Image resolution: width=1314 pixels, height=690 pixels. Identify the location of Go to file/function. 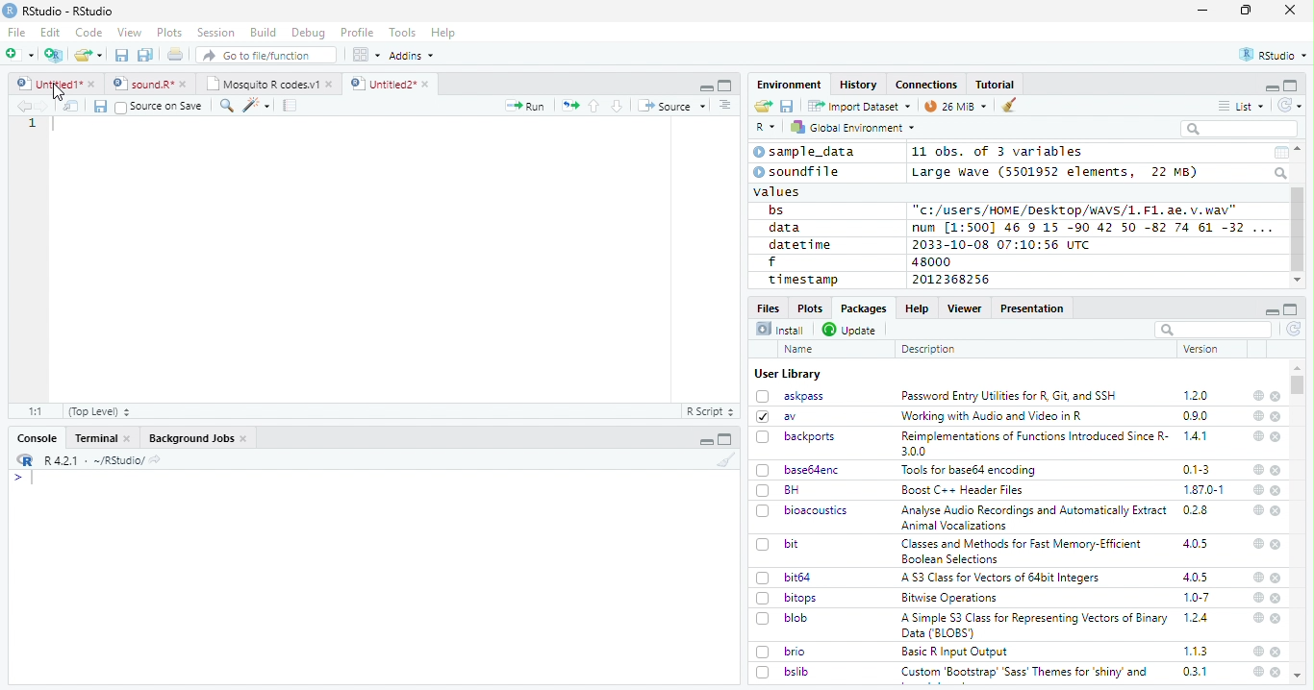
(267, 55).